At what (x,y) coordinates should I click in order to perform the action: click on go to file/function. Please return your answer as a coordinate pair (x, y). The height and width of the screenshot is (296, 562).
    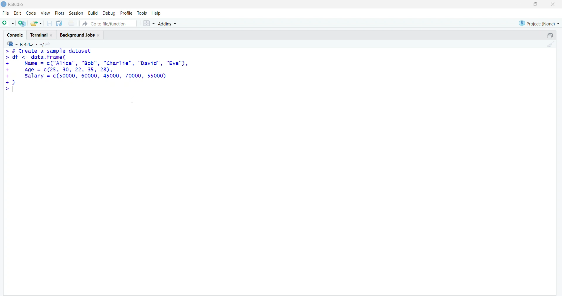
    Looking at the image, I should click on (108, 24).